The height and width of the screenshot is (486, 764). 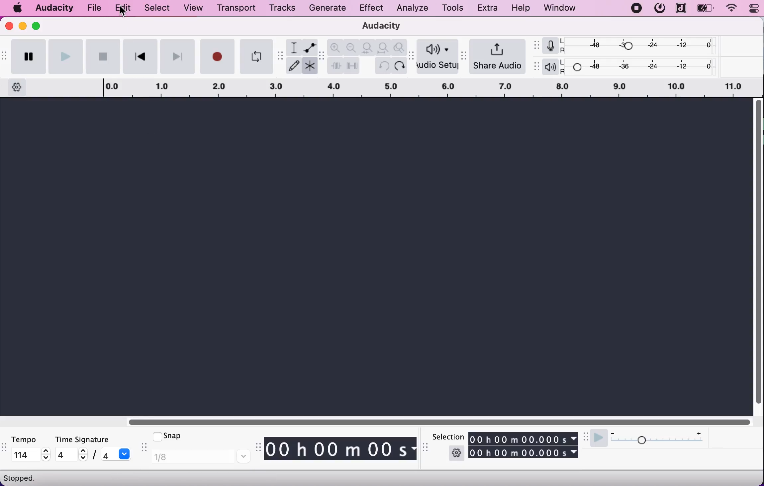 What do you see at coordinates (524, 438) in the screenshot?
I see `track timing` at bounding box center [524, 438].